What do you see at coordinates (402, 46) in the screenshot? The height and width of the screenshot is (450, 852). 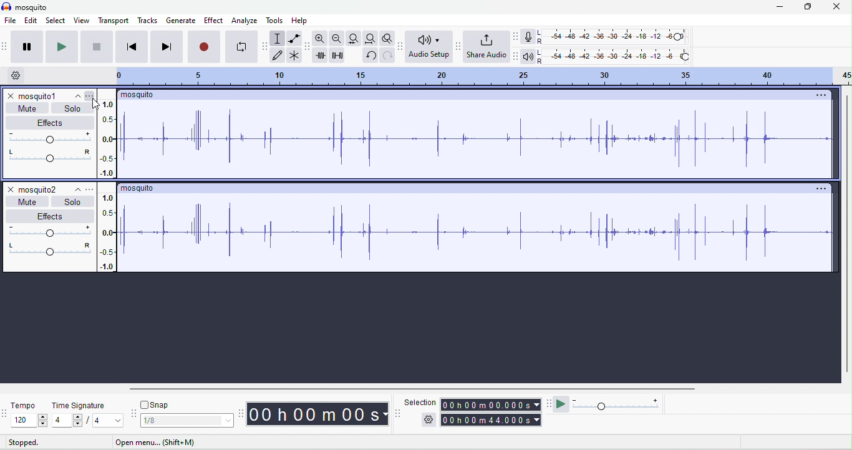 I see `audio set up tool bar` at bounding box center [402, 46].